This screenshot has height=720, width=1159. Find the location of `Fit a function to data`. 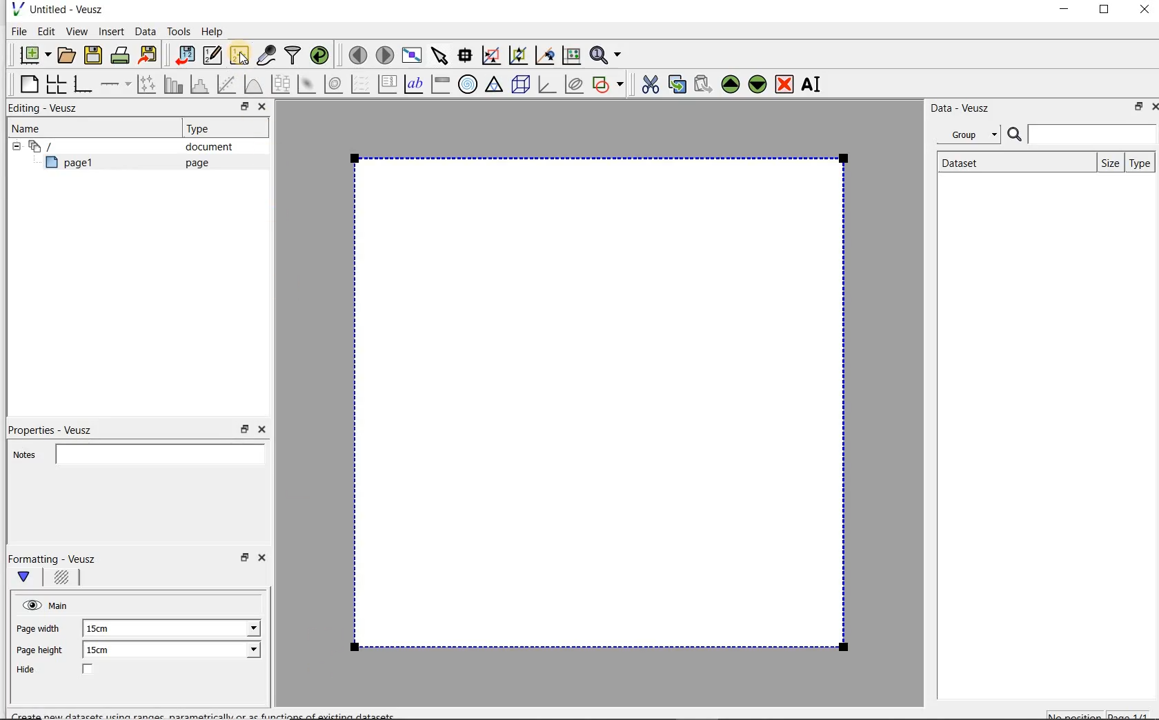

Fit a function to data is located at coordinates (228, 84).